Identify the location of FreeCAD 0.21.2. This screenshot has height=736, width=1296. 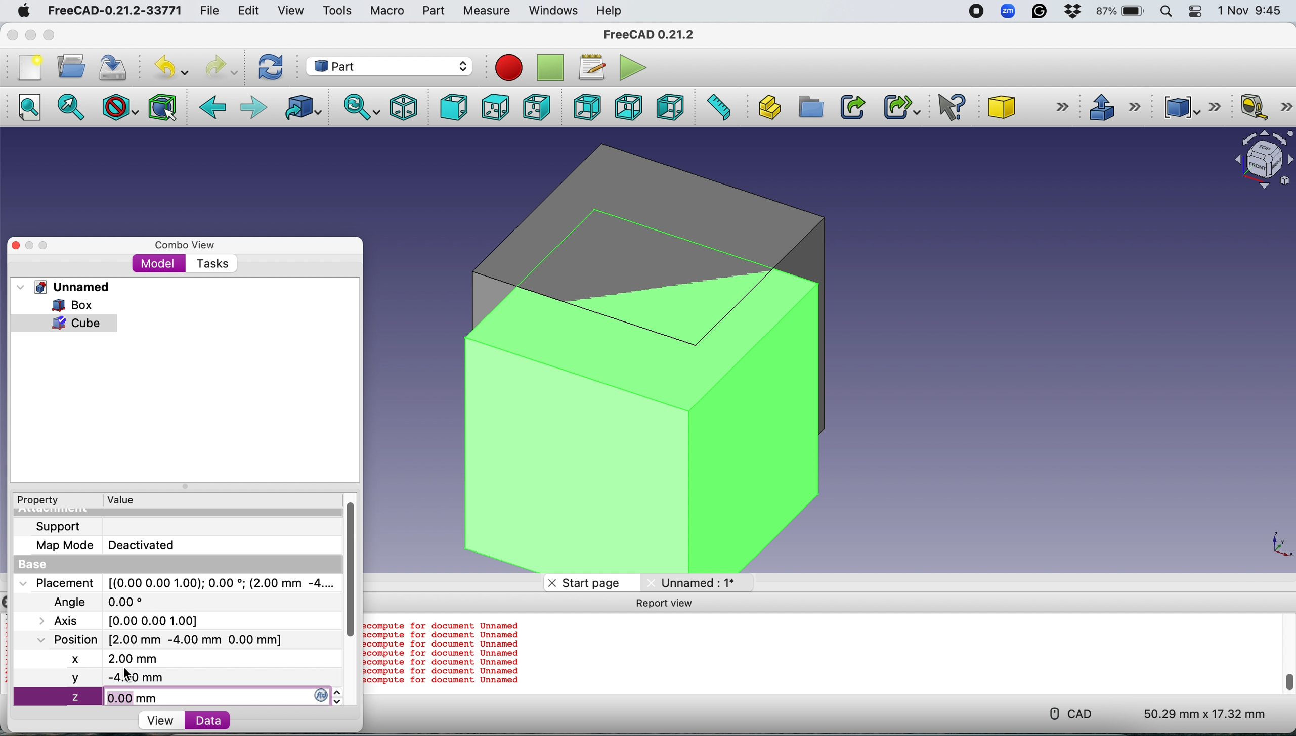
(651, 36).